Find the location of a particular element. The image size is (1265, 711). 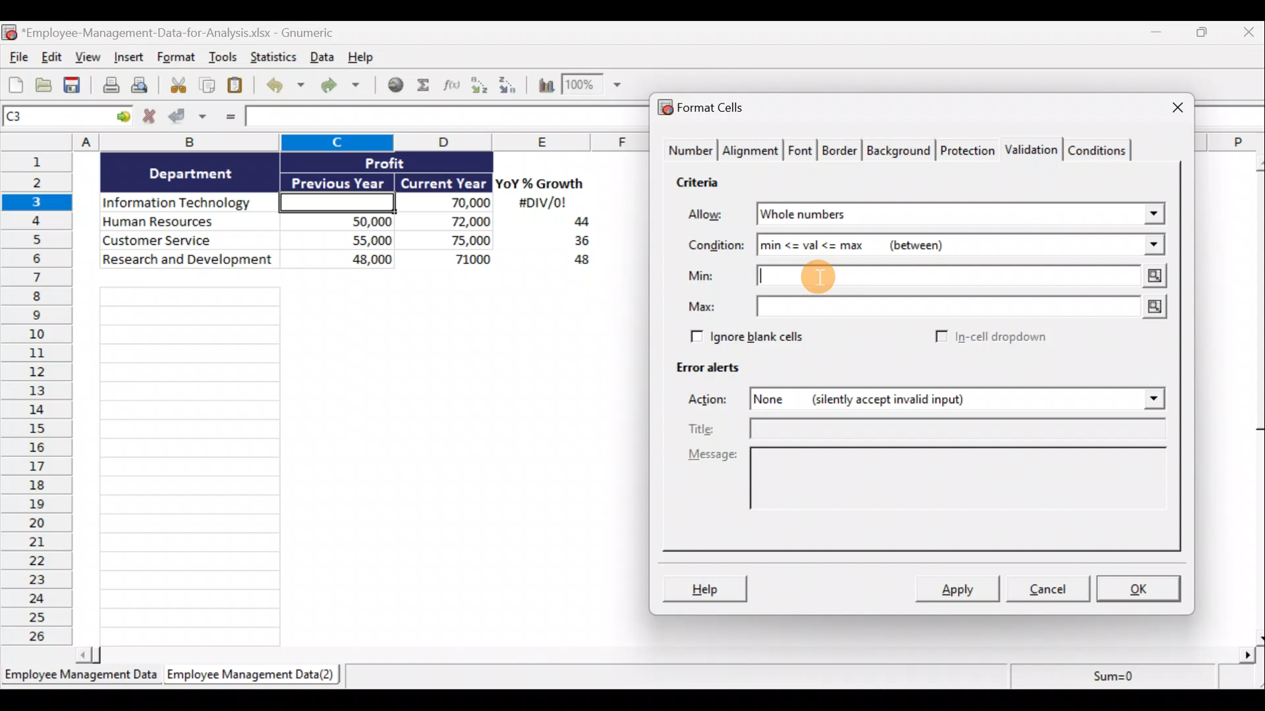

Message is located at coordinates (924, 488).